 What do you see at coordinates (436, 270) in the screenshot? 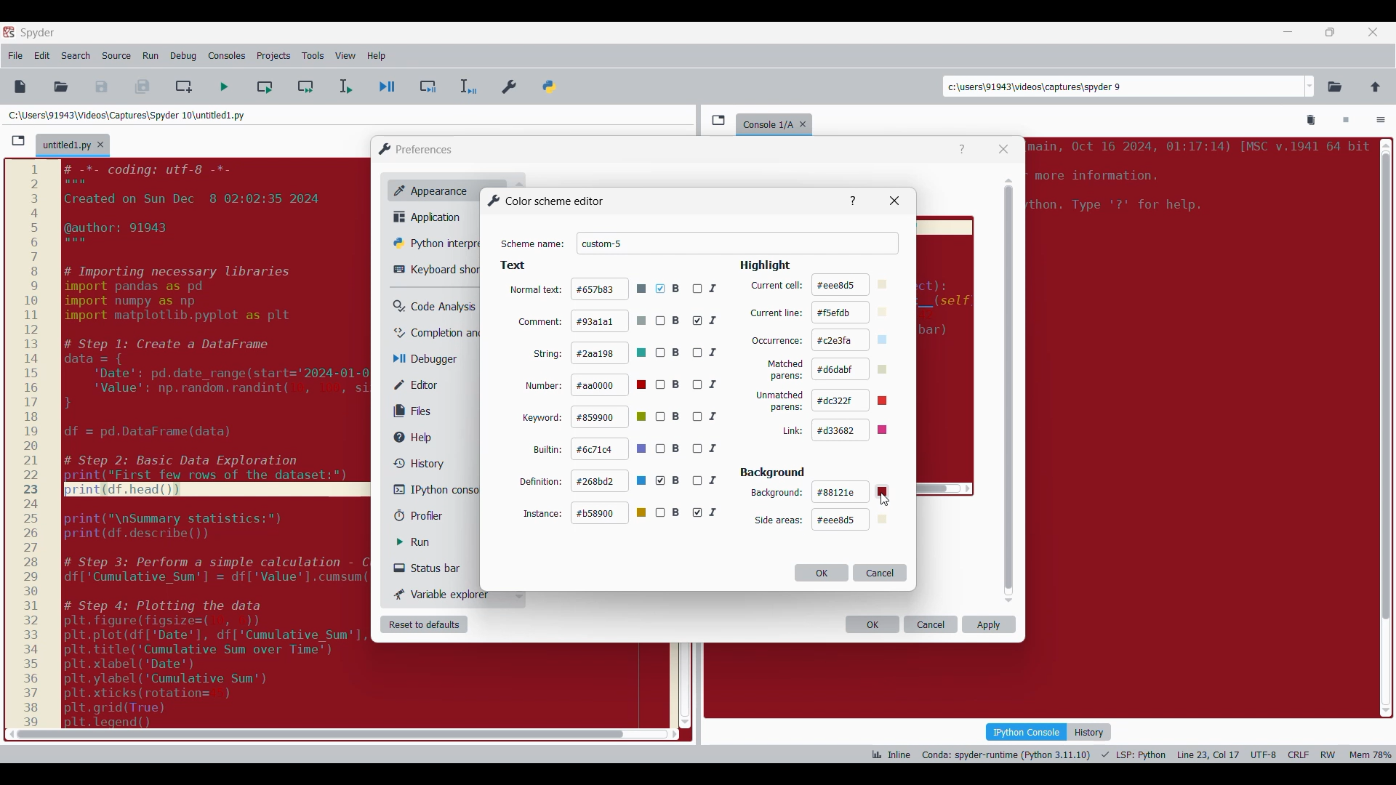
I see `Keyboard shortcut` at bounding box center [436, 270].